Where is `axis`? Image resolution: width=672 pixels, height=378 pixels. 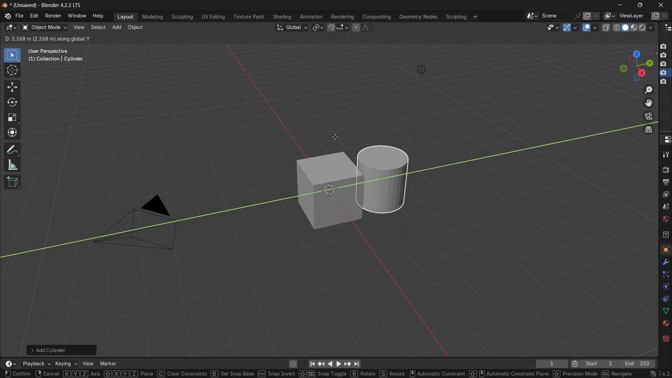 axis is located at coordinates (82, 374).